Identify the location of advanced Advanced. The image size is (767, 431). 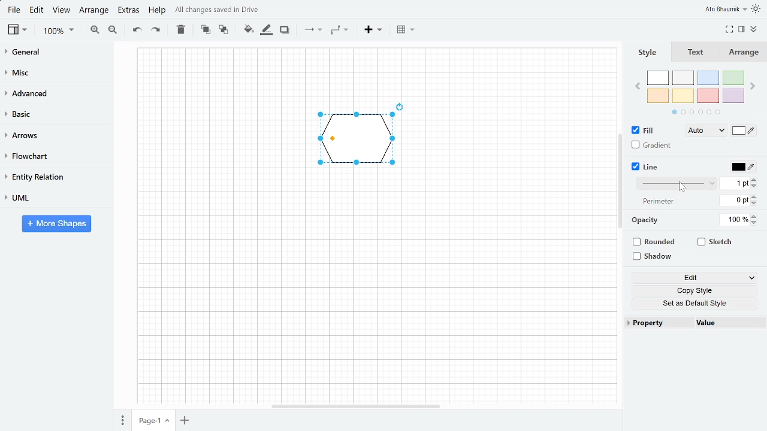
(56, 93).